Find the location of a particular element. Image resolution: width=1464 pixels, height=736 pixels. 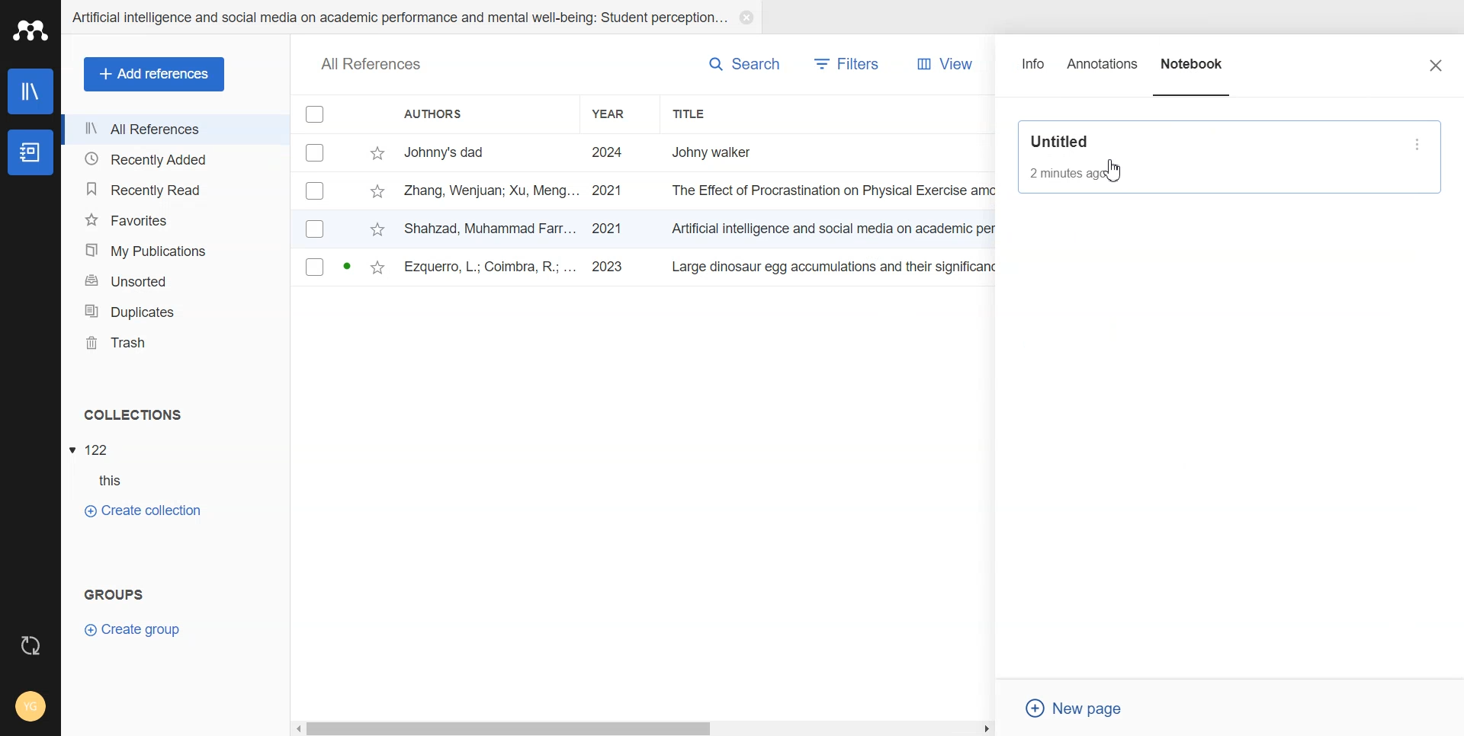

2023 is located at coordinates (610, 267).